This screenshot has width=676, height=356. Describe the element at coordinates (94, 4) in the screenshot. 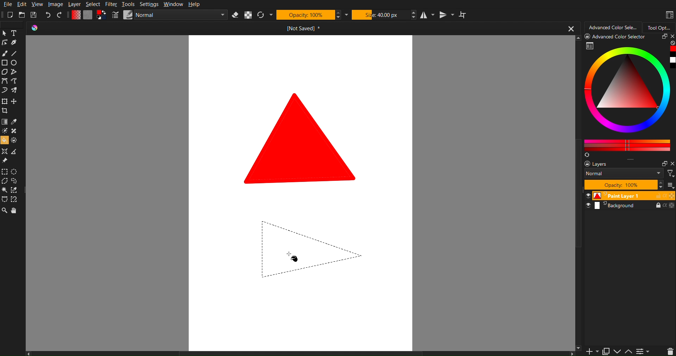

I see `Select` at that location.